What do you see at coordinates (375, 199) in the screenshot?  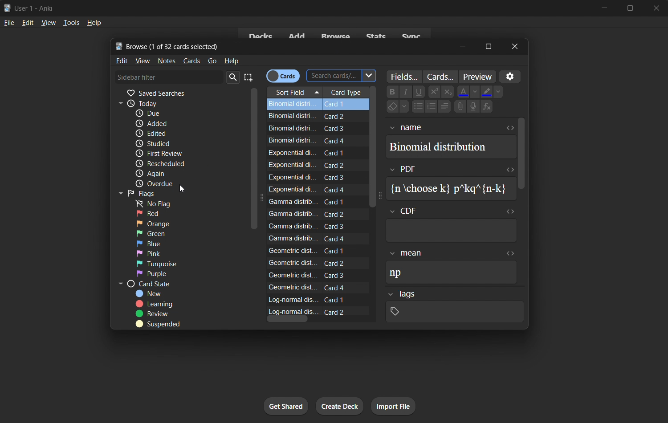 I see `scroll bar` at bounding box center [375, 199].